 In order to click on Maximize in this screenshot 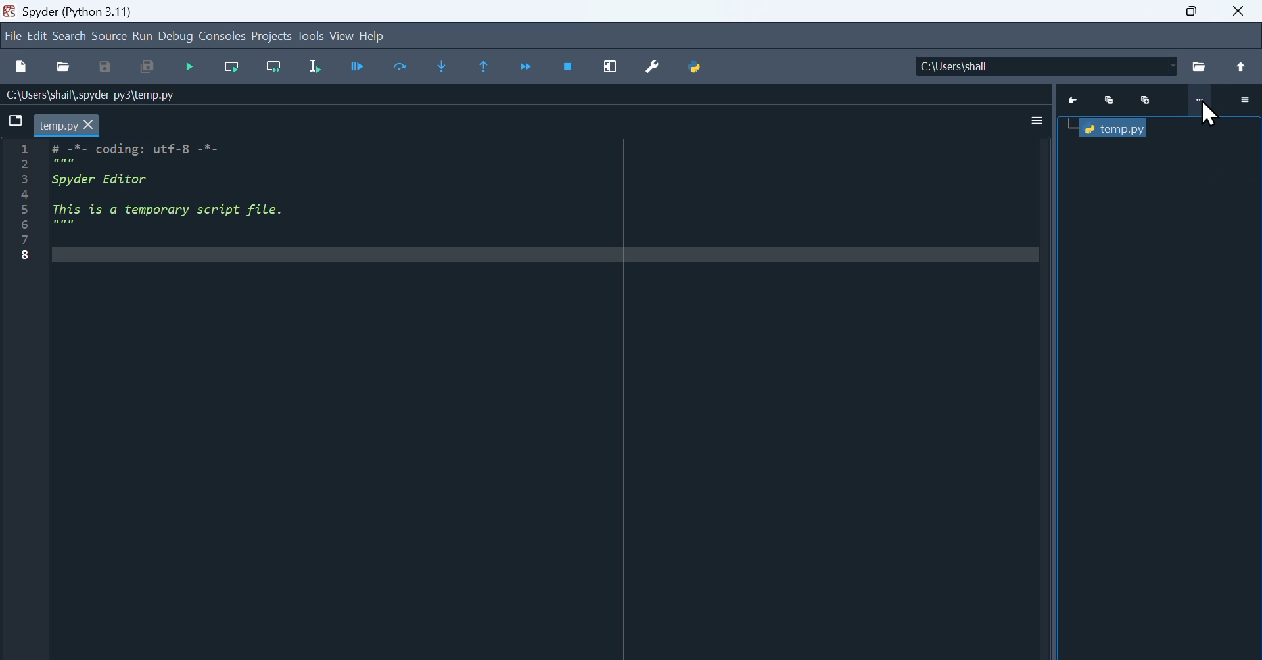, I will do `click(1146, 99)`.